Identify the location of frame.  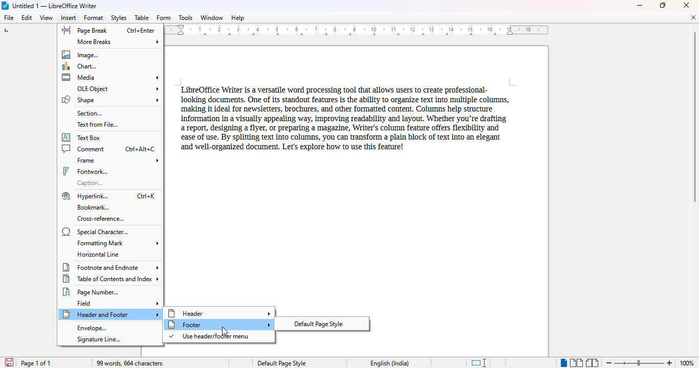
(117, 160).